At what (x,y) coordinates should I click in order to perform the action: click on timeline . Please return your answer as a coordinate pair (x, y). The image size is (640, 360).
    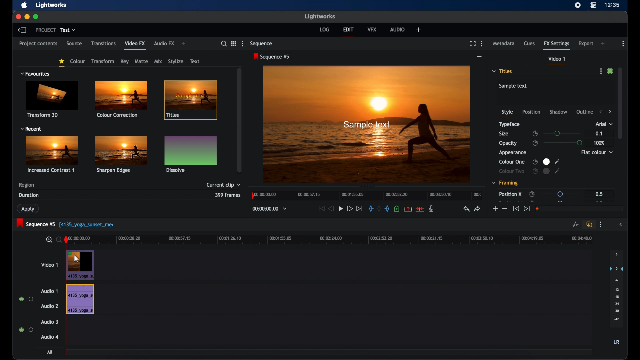
    Looking at the image, I should click on (330, 239).